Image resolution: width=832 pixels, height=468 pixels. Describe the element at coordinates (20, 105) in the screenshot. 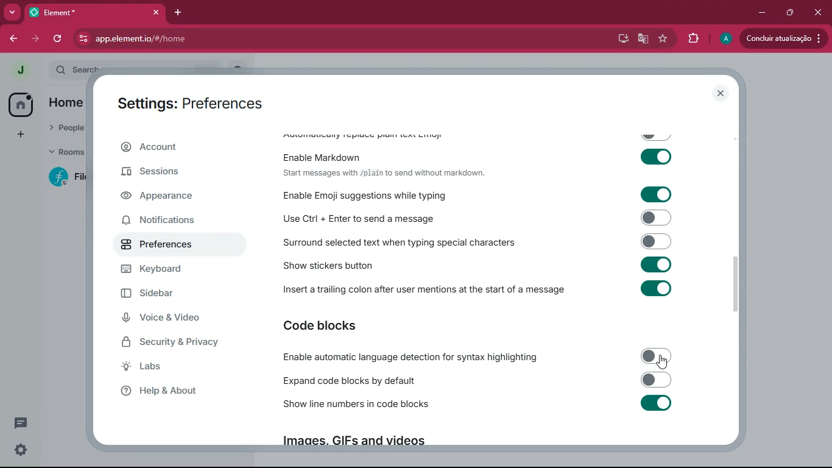

I see `home` at that location.